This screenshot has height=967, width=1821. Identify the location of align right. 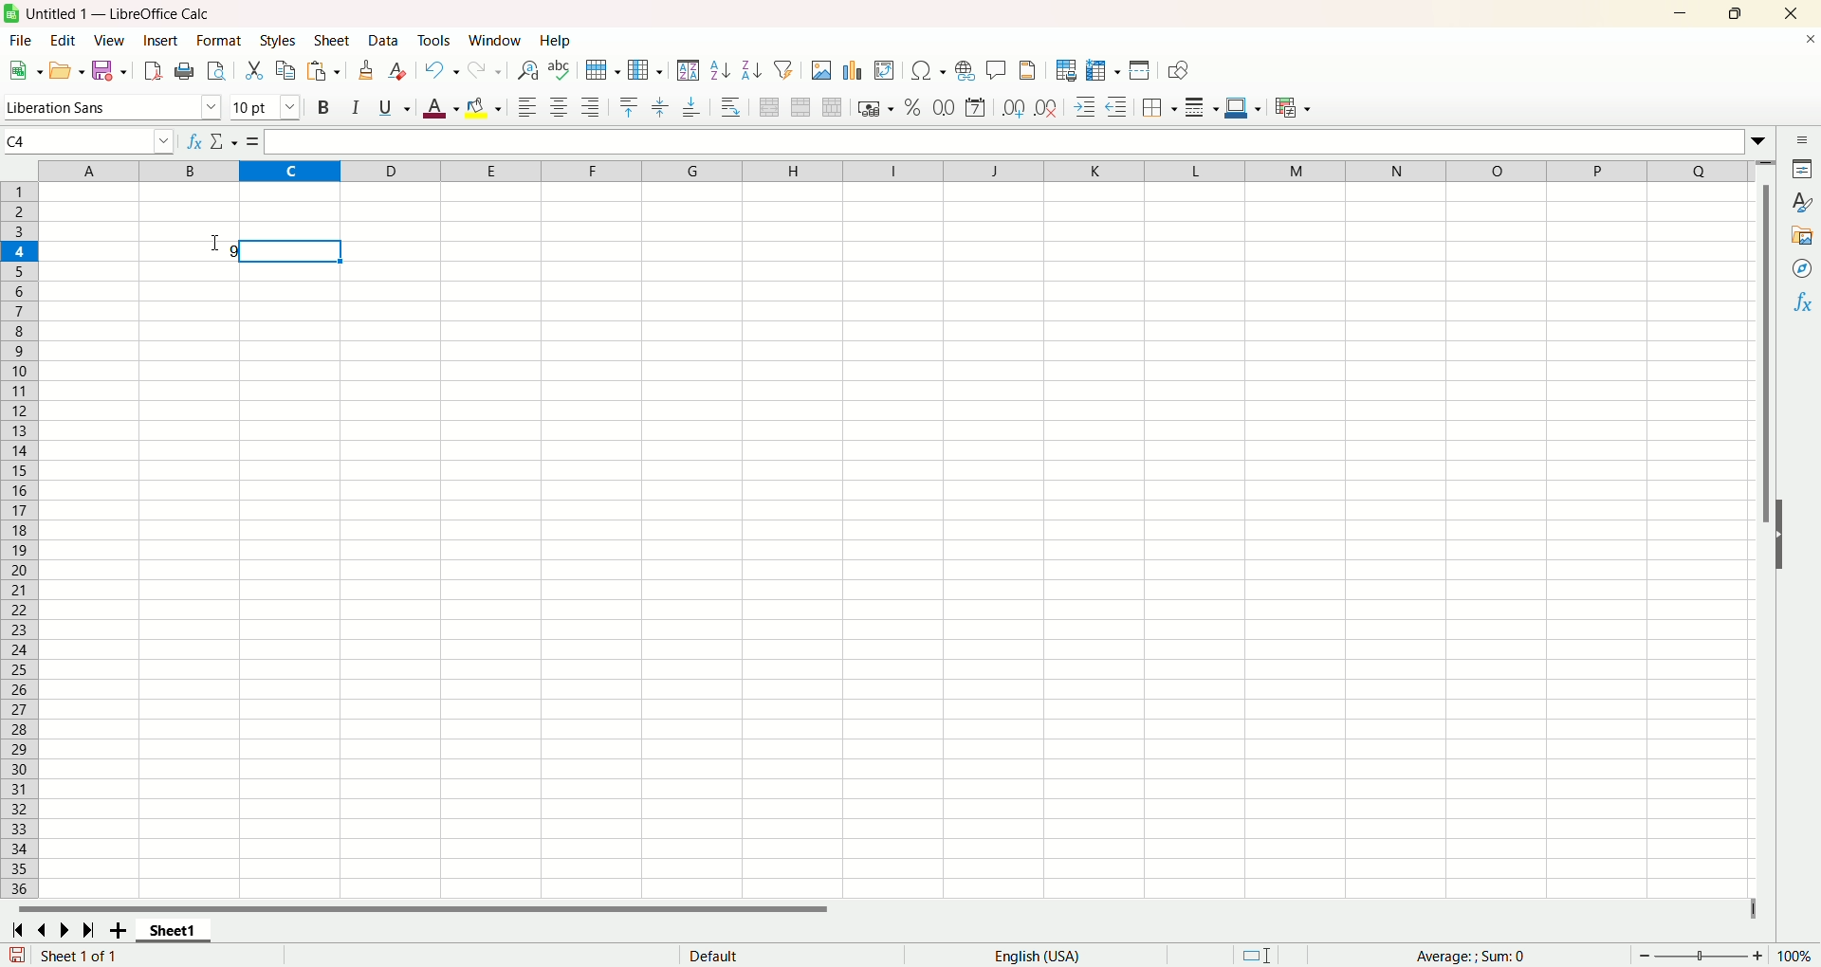
(593, 109).